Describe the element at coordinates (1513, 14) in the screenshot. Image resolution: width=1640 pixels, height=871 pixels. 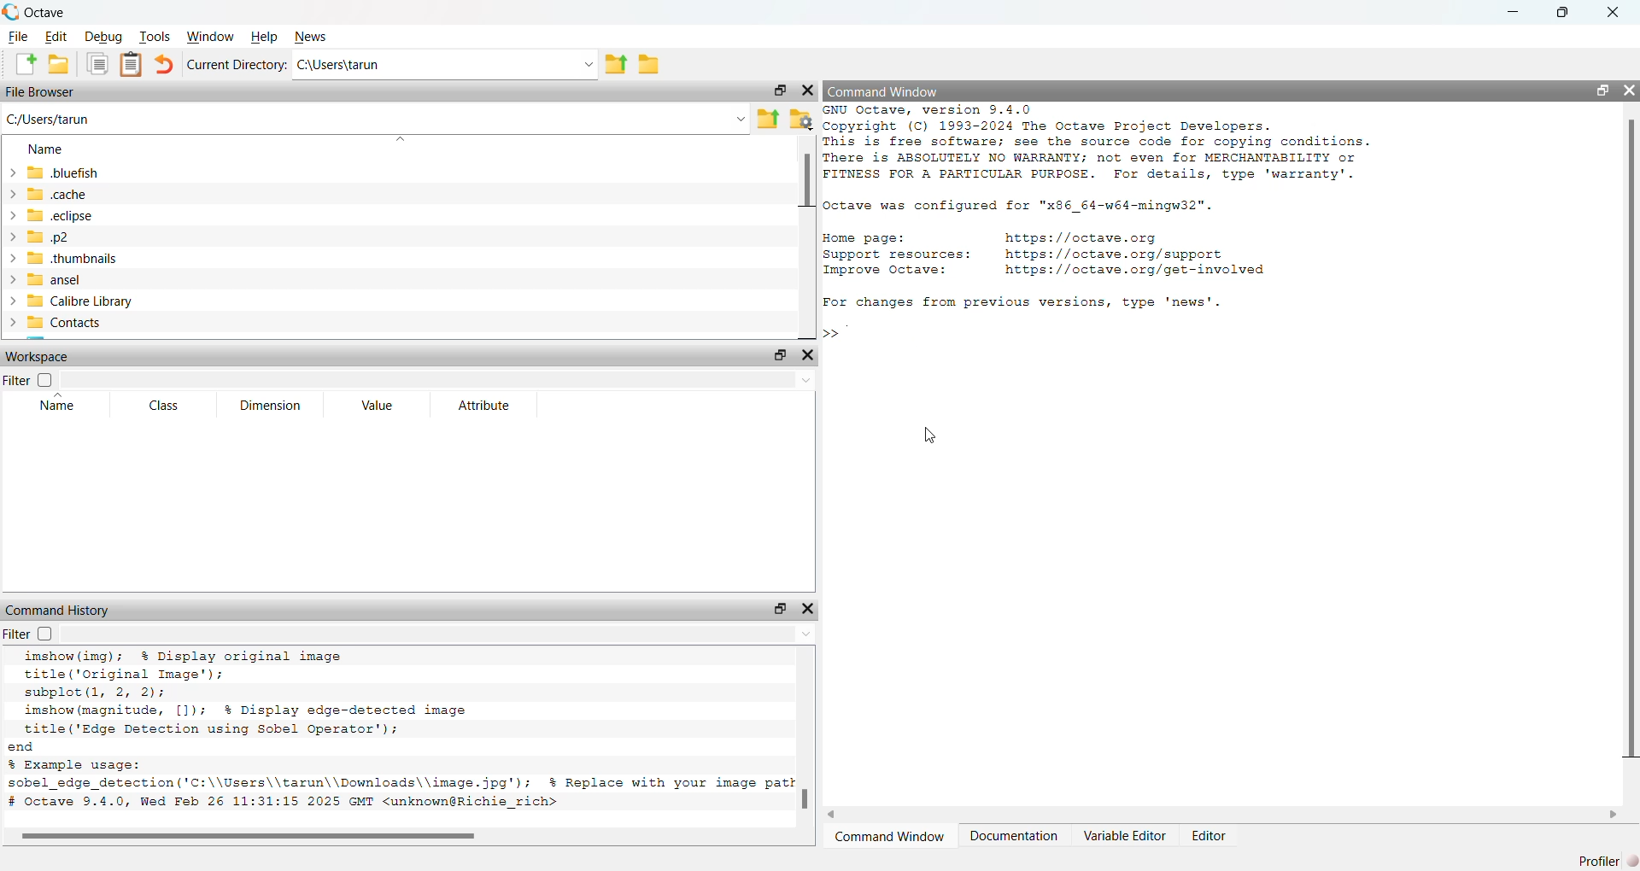
I see `minimize` at that location.